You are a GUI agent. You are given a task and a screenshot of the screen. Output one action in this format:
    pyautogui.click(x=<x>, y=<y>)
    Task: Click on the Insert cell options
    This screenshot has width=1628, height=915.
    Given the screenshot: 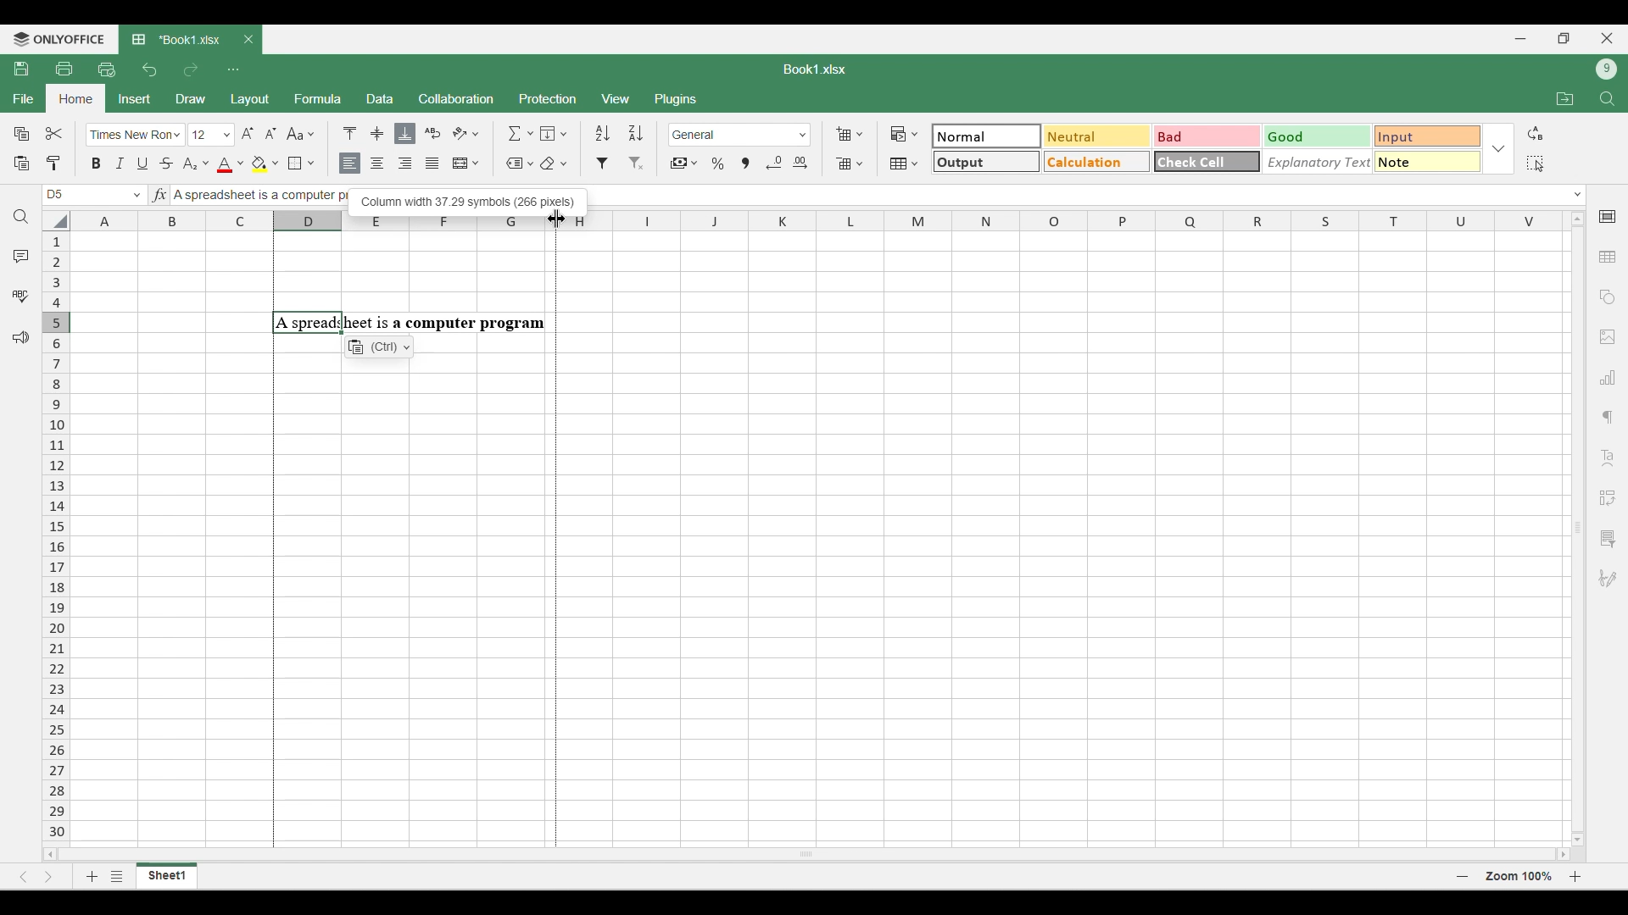 What is the action you would take?
    pyautogui.click(x=849, y=134)
    